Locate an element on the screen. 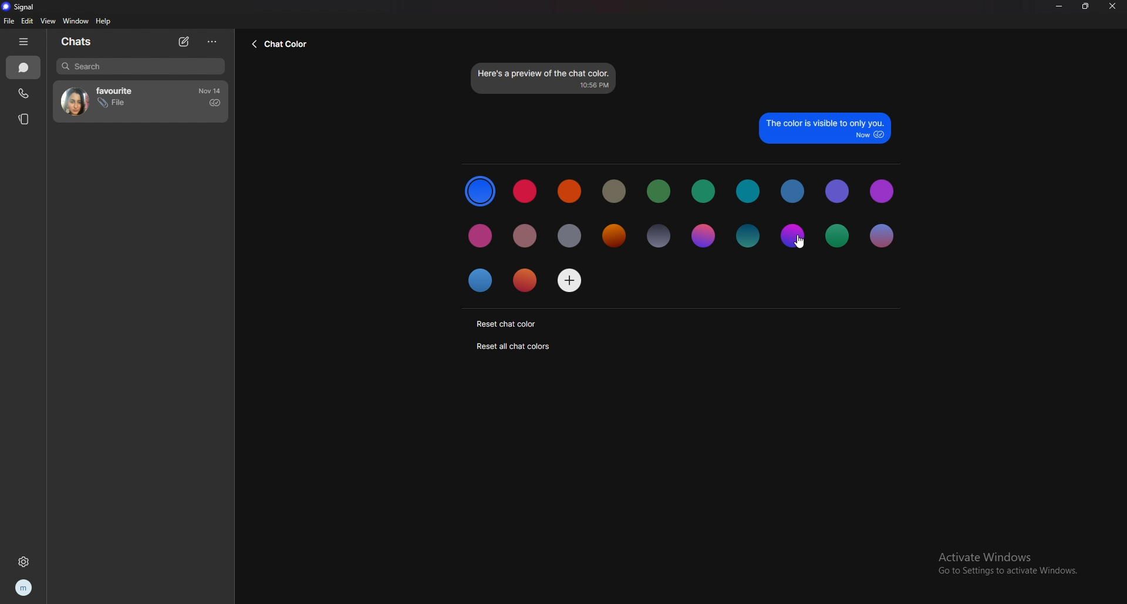 This screenshot has width=1127, height=604. color is located at coordinates (703, 236).